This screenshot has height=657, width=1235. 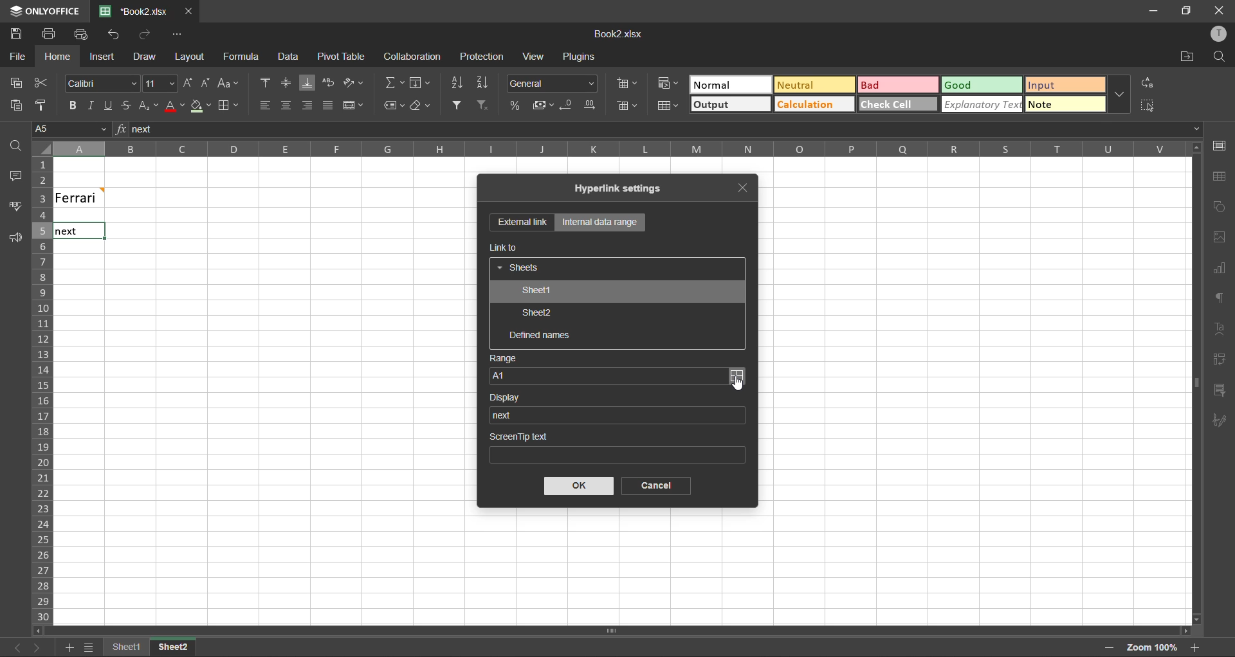 What do you see at coordinates (114, 34) in the screenshot?
I see `undo` at bounding box center [114, 34].